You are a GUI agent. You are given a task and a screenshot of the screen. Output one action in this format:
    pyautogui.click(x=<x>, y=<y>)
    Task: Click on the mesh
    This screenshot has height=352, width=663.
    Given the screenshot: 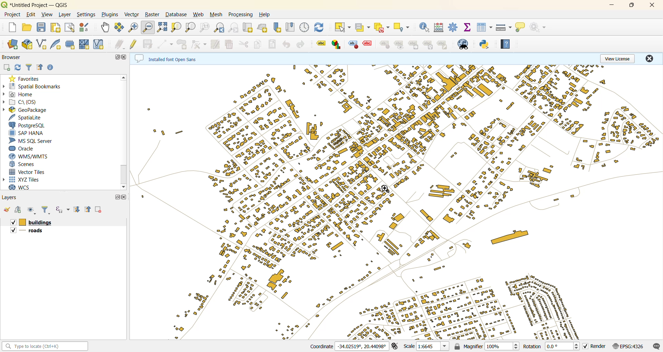 What is the action you would take?
    pyautogui.click(x=219, y=15)
    